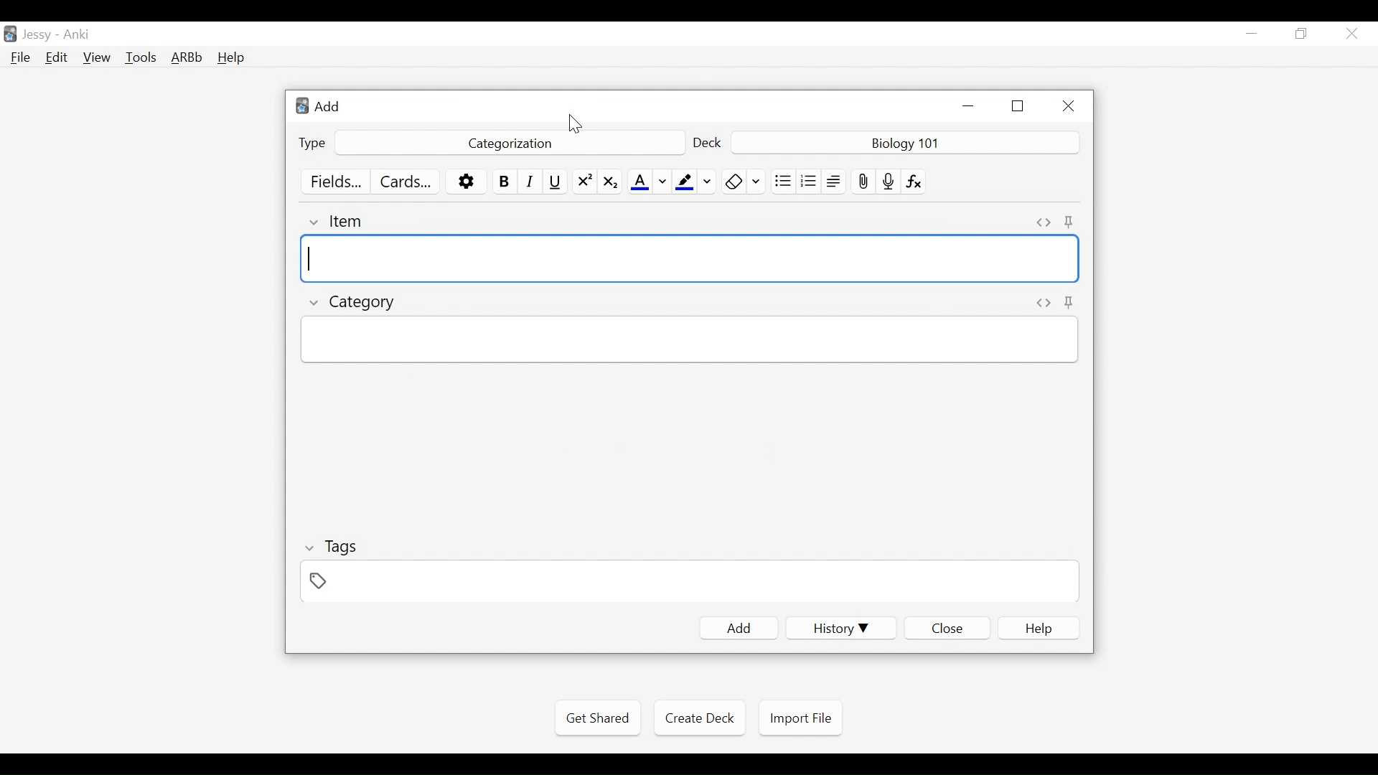 This screenshot has height=775, width=1378. I want to click on Subscript, so click(610, 182).